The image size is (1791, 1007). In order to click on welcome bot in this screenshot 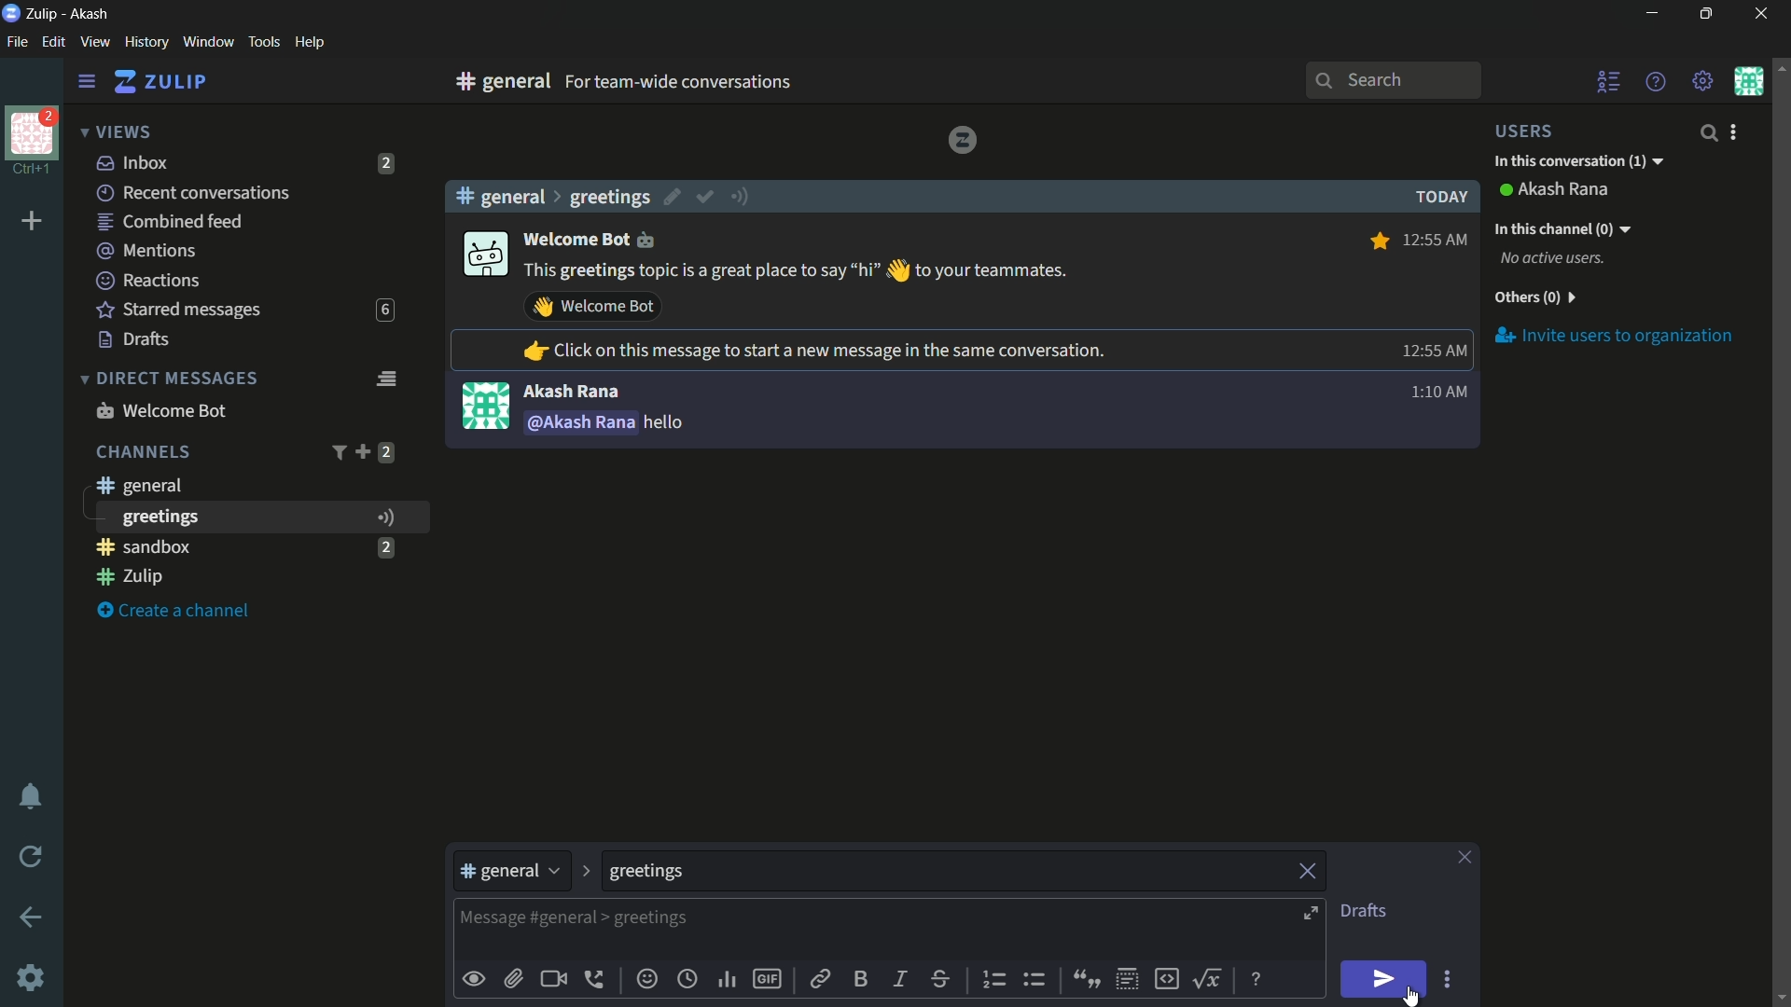, I will do `click(160, 410)`.